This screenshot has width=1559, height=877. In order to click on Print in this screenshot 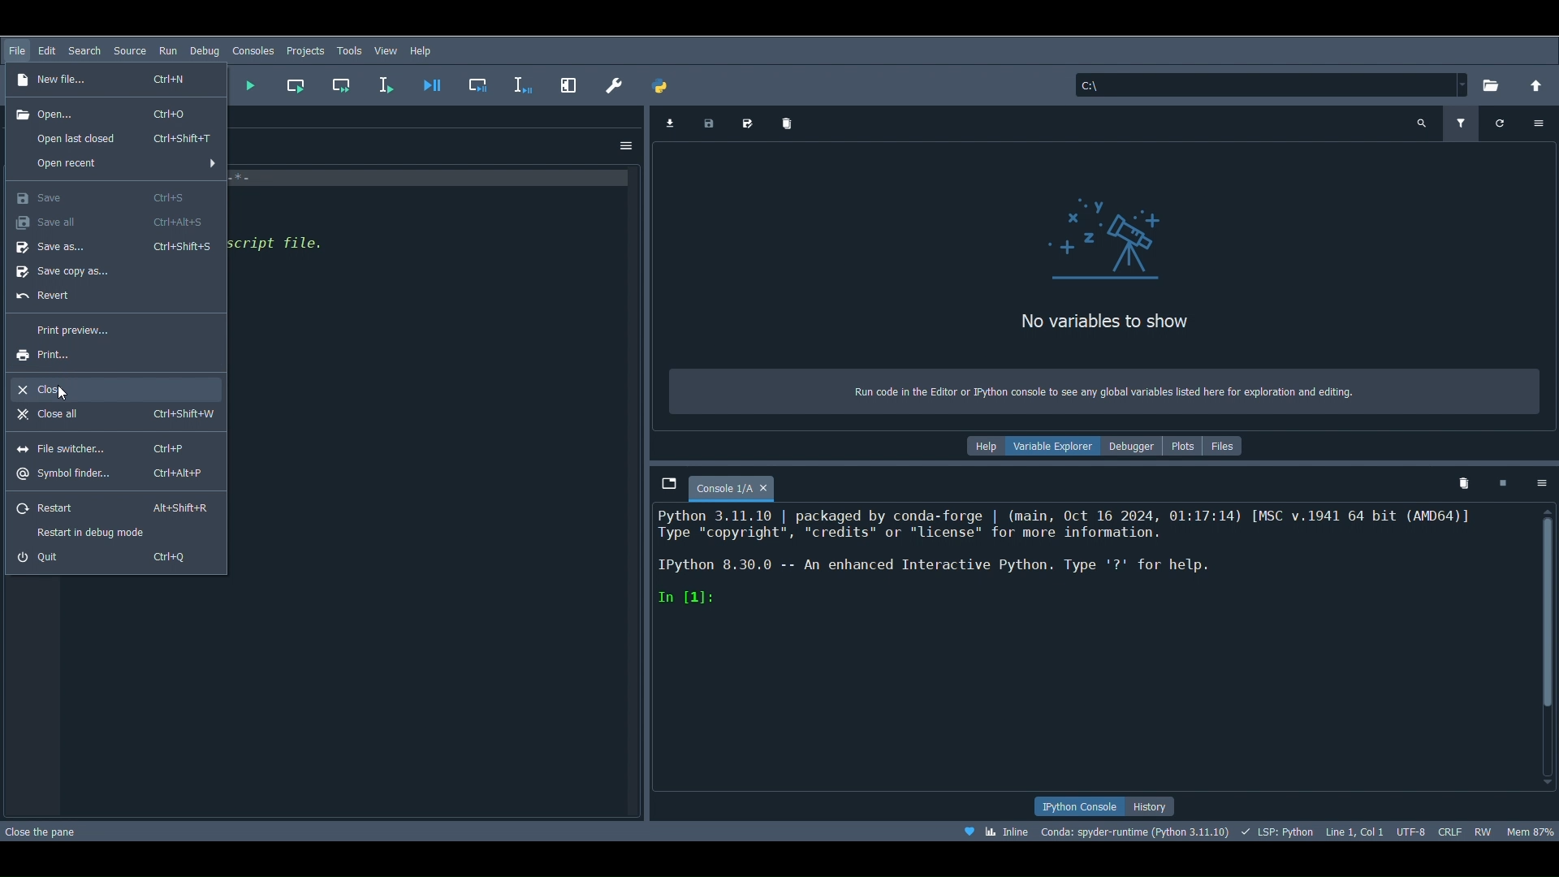, I will do `click(45, 357)`.